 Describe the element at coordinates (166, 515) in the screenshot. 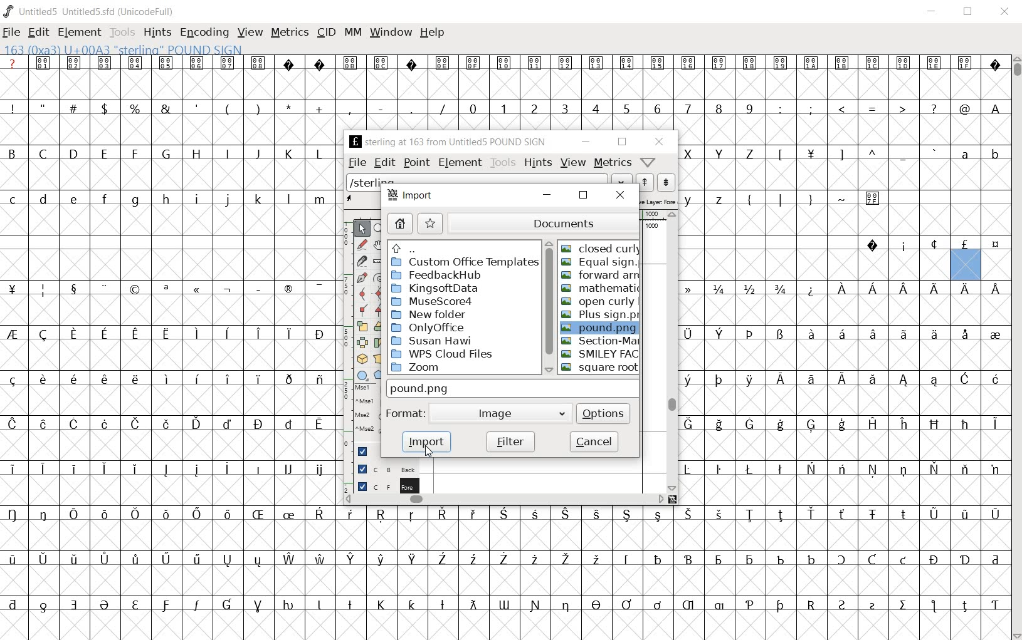

I see `Symbol` at that location.